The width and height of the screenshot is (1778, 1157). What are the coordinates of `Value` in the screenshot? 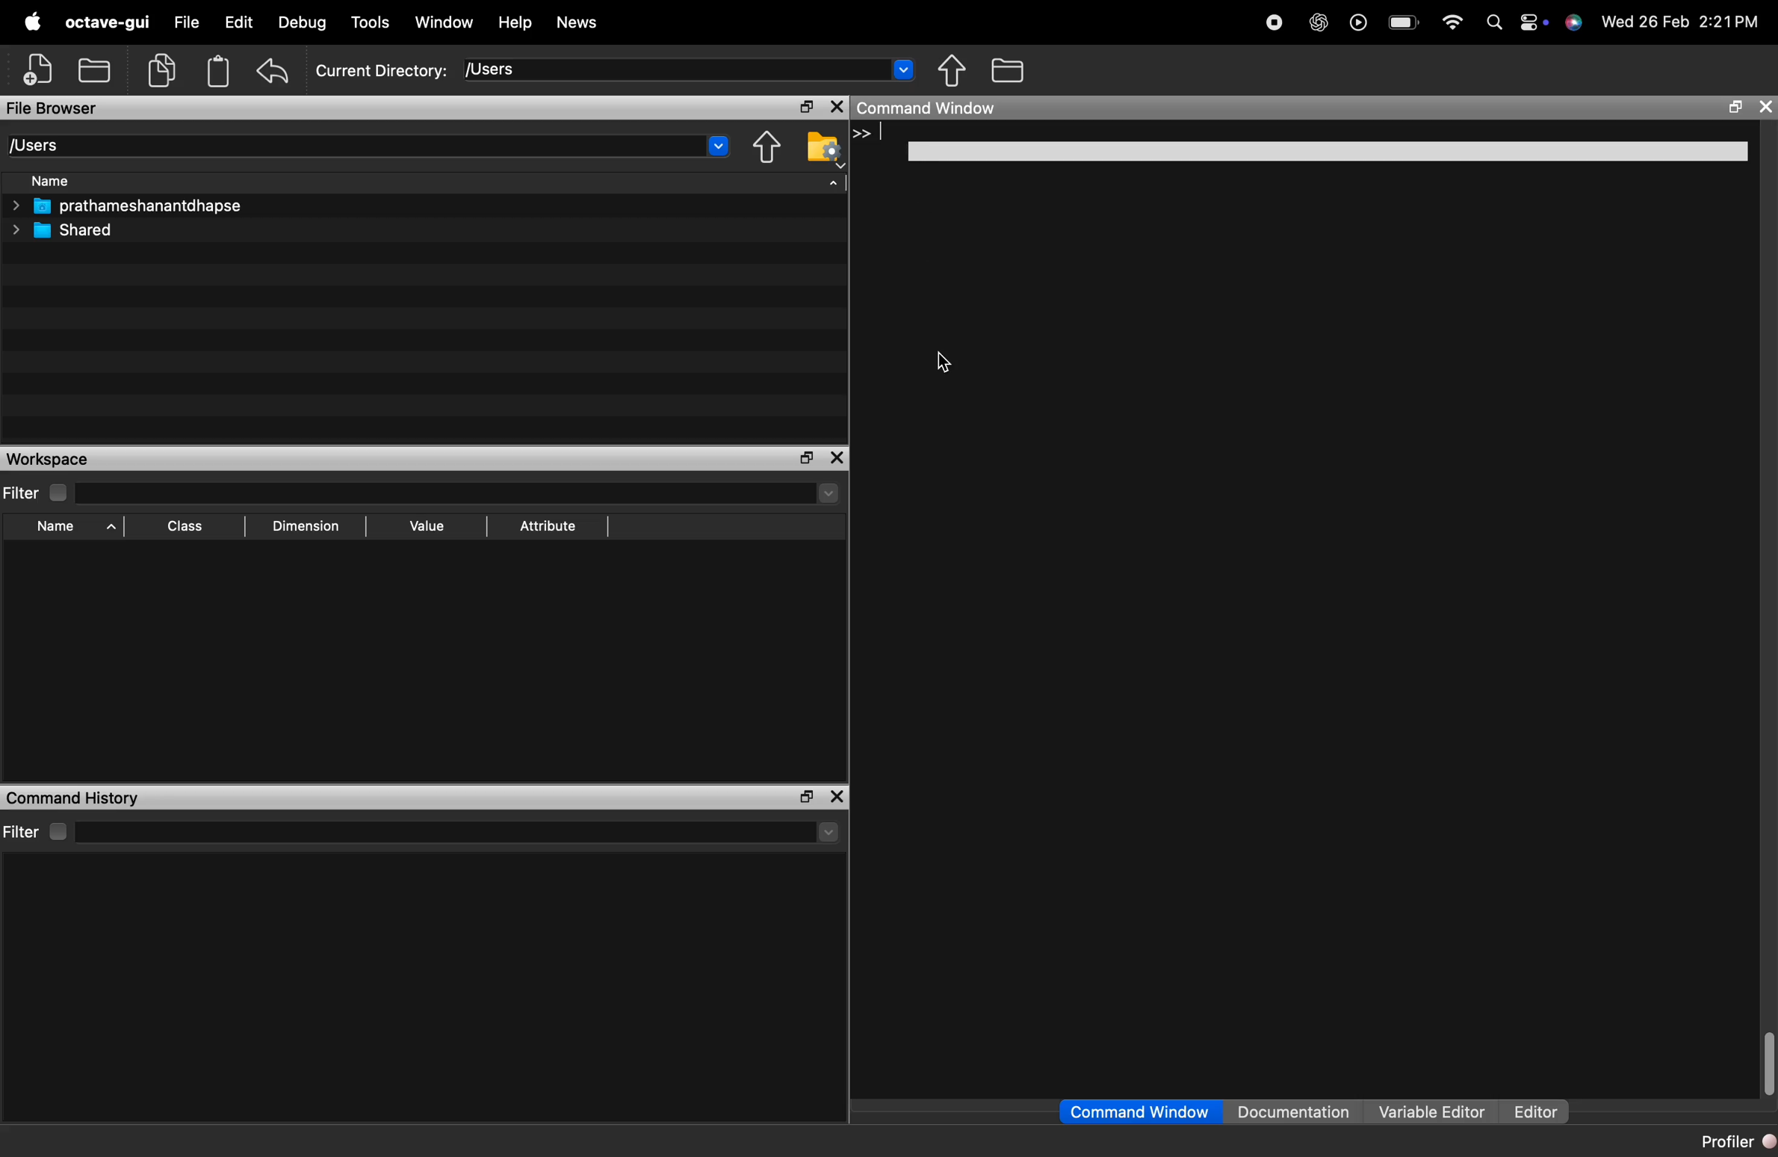 It's located at (426, 525).